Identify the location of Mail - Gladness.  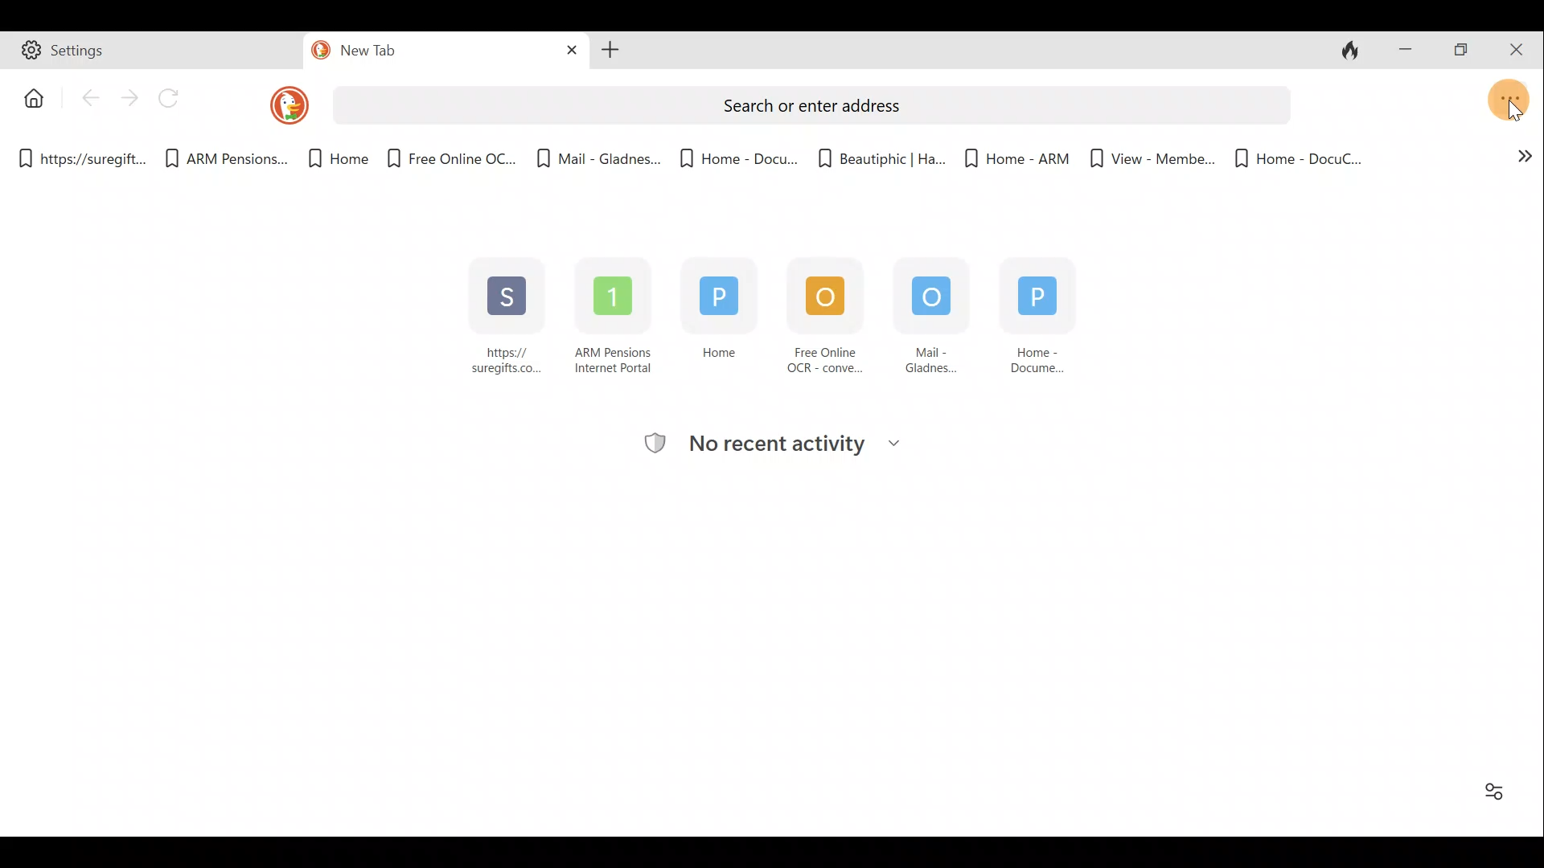
(931, 315).